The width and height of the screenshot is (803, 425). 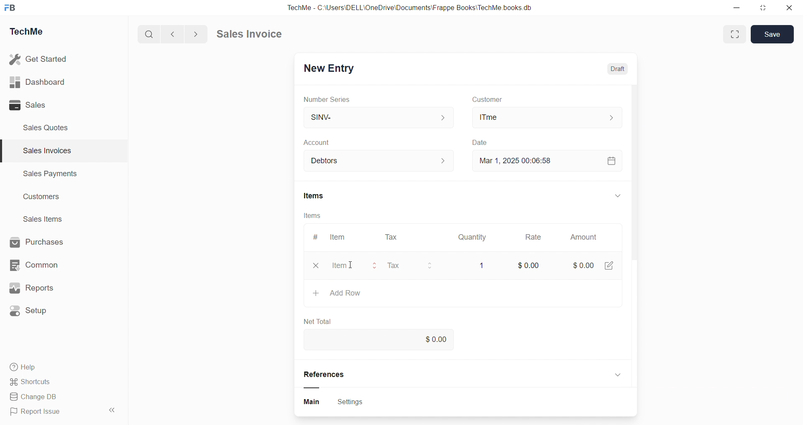 I want to click on Full width, so click(x=734, y=34).